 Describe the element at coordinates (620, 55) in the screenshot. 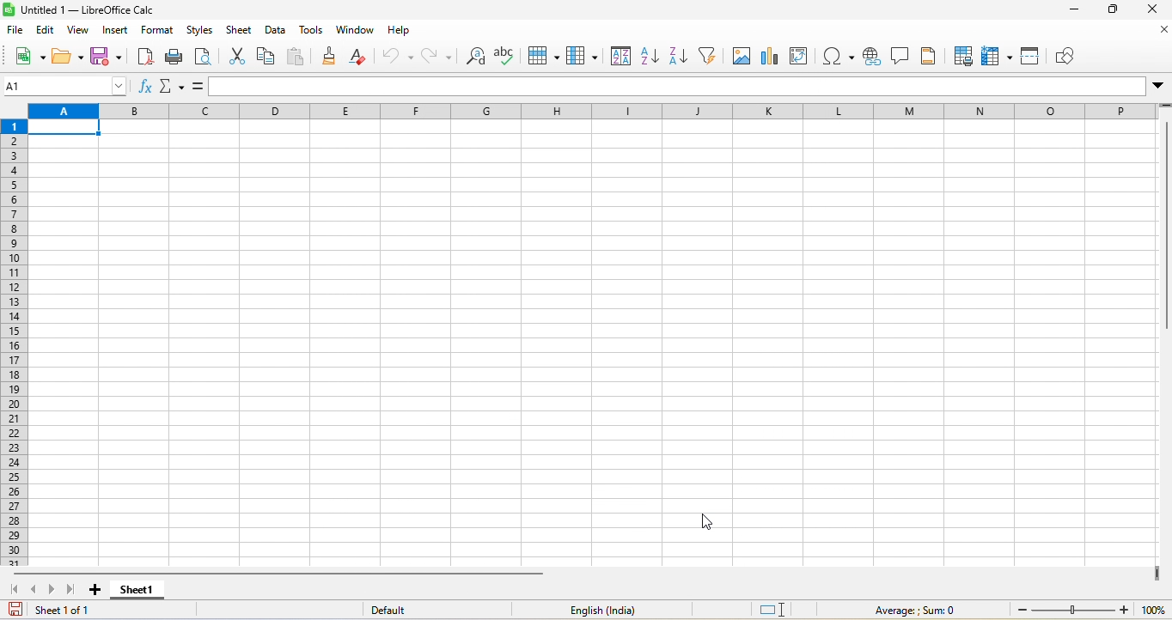

I see `sort` at that location.